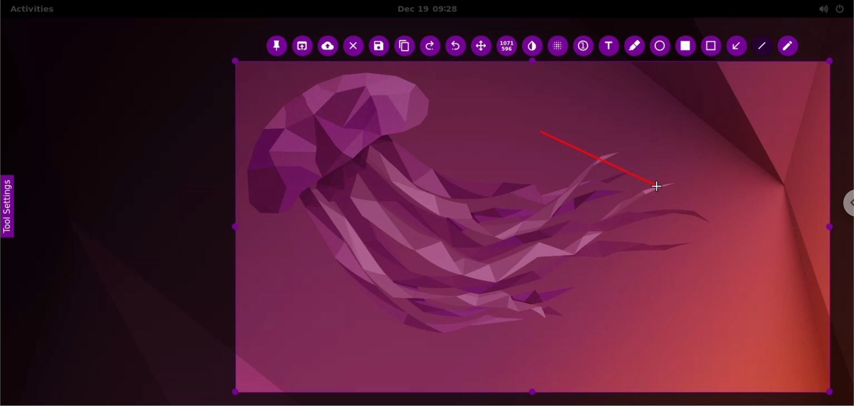  What do you see at coordinates (405, 46) in the screenshot?
I see `copy to clipboard ` at bounding box center [405, 46].